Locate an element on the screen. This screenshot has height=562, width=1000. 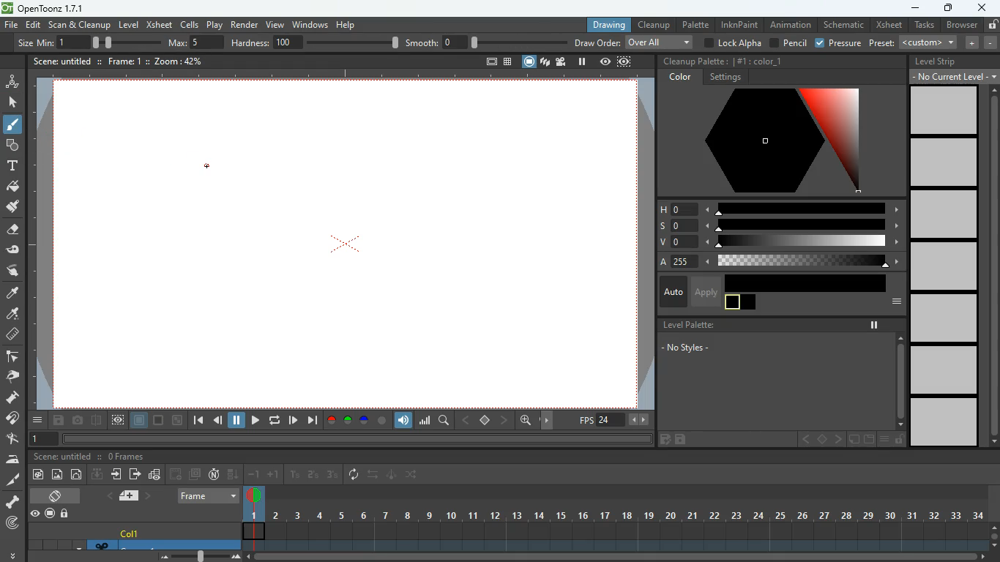
begin is located at coordinates (198, 421).